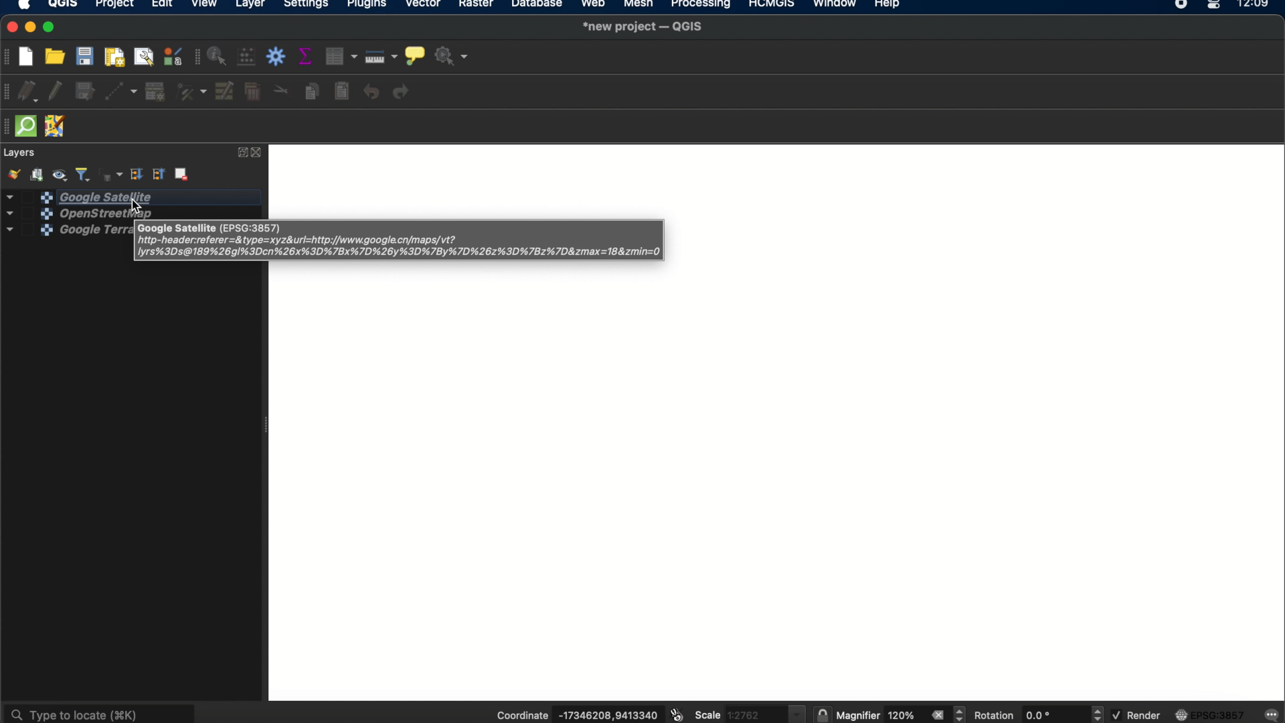  I want to click on manage map themes, so click(62, 173).